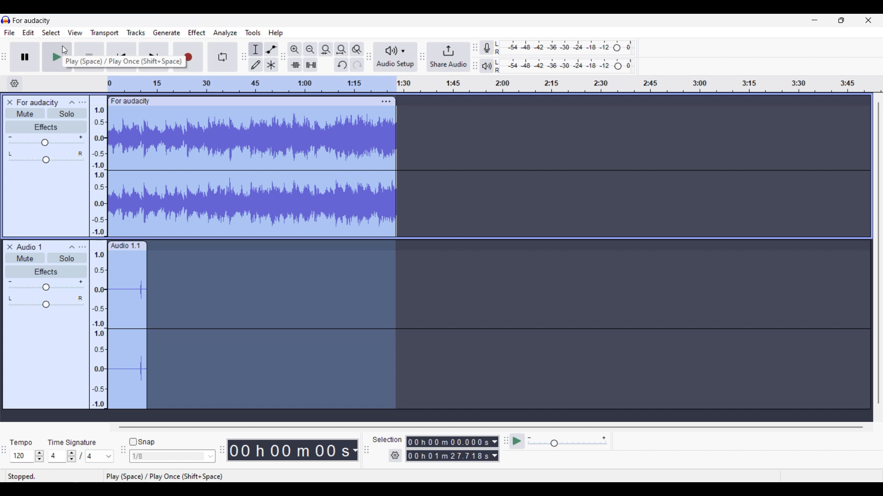 The width and height of the screenshot is (883, 496). Describe the element at coordinates (15, 84) in the screenshot. I see `Timeline settings` at that location.